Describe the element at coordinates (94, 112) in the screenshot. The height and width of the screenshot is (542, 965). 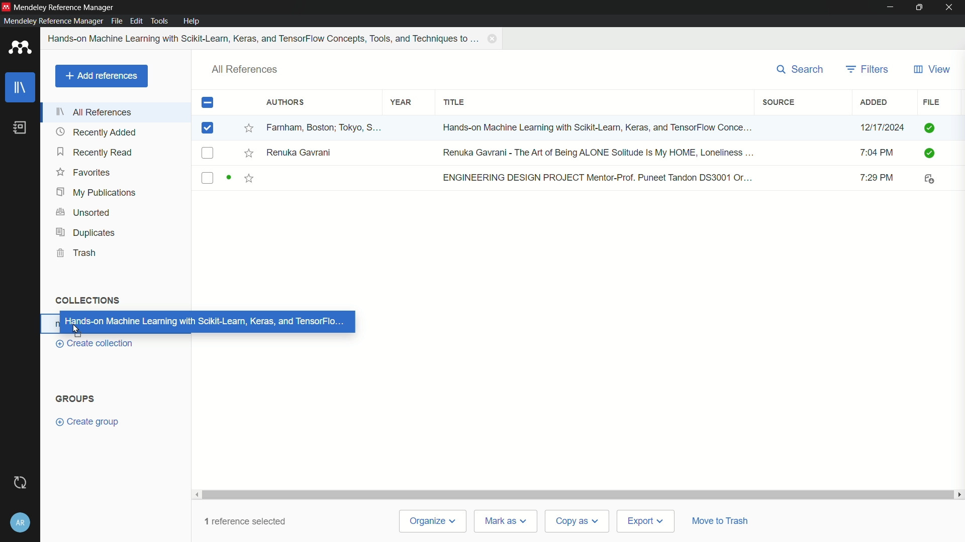
I see `all references` at that location.